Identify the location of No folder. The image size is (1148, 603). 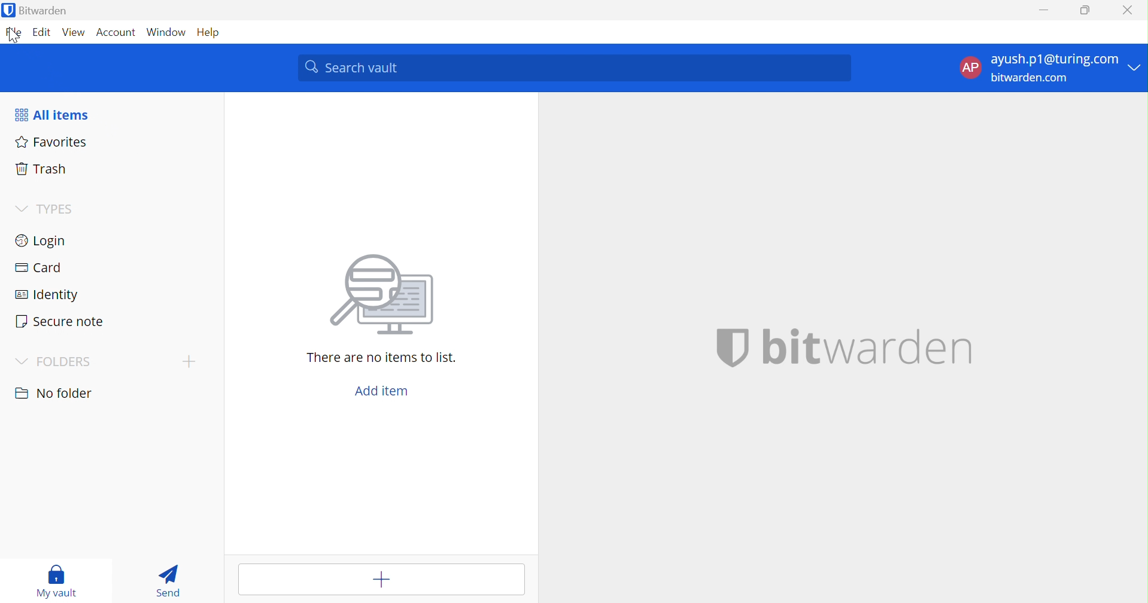
(56, 393).